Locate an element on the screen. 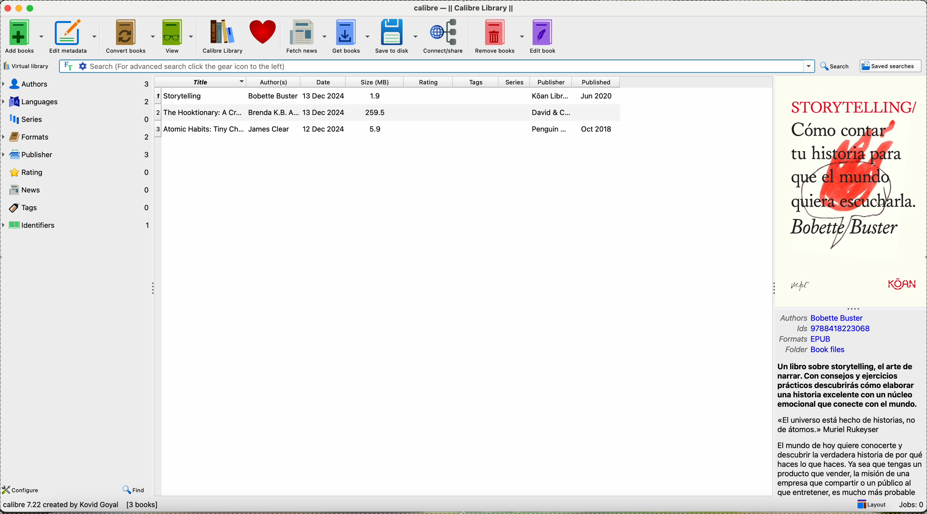 The image size is (927, 514). Penguin is located at coordinates (549, 128).